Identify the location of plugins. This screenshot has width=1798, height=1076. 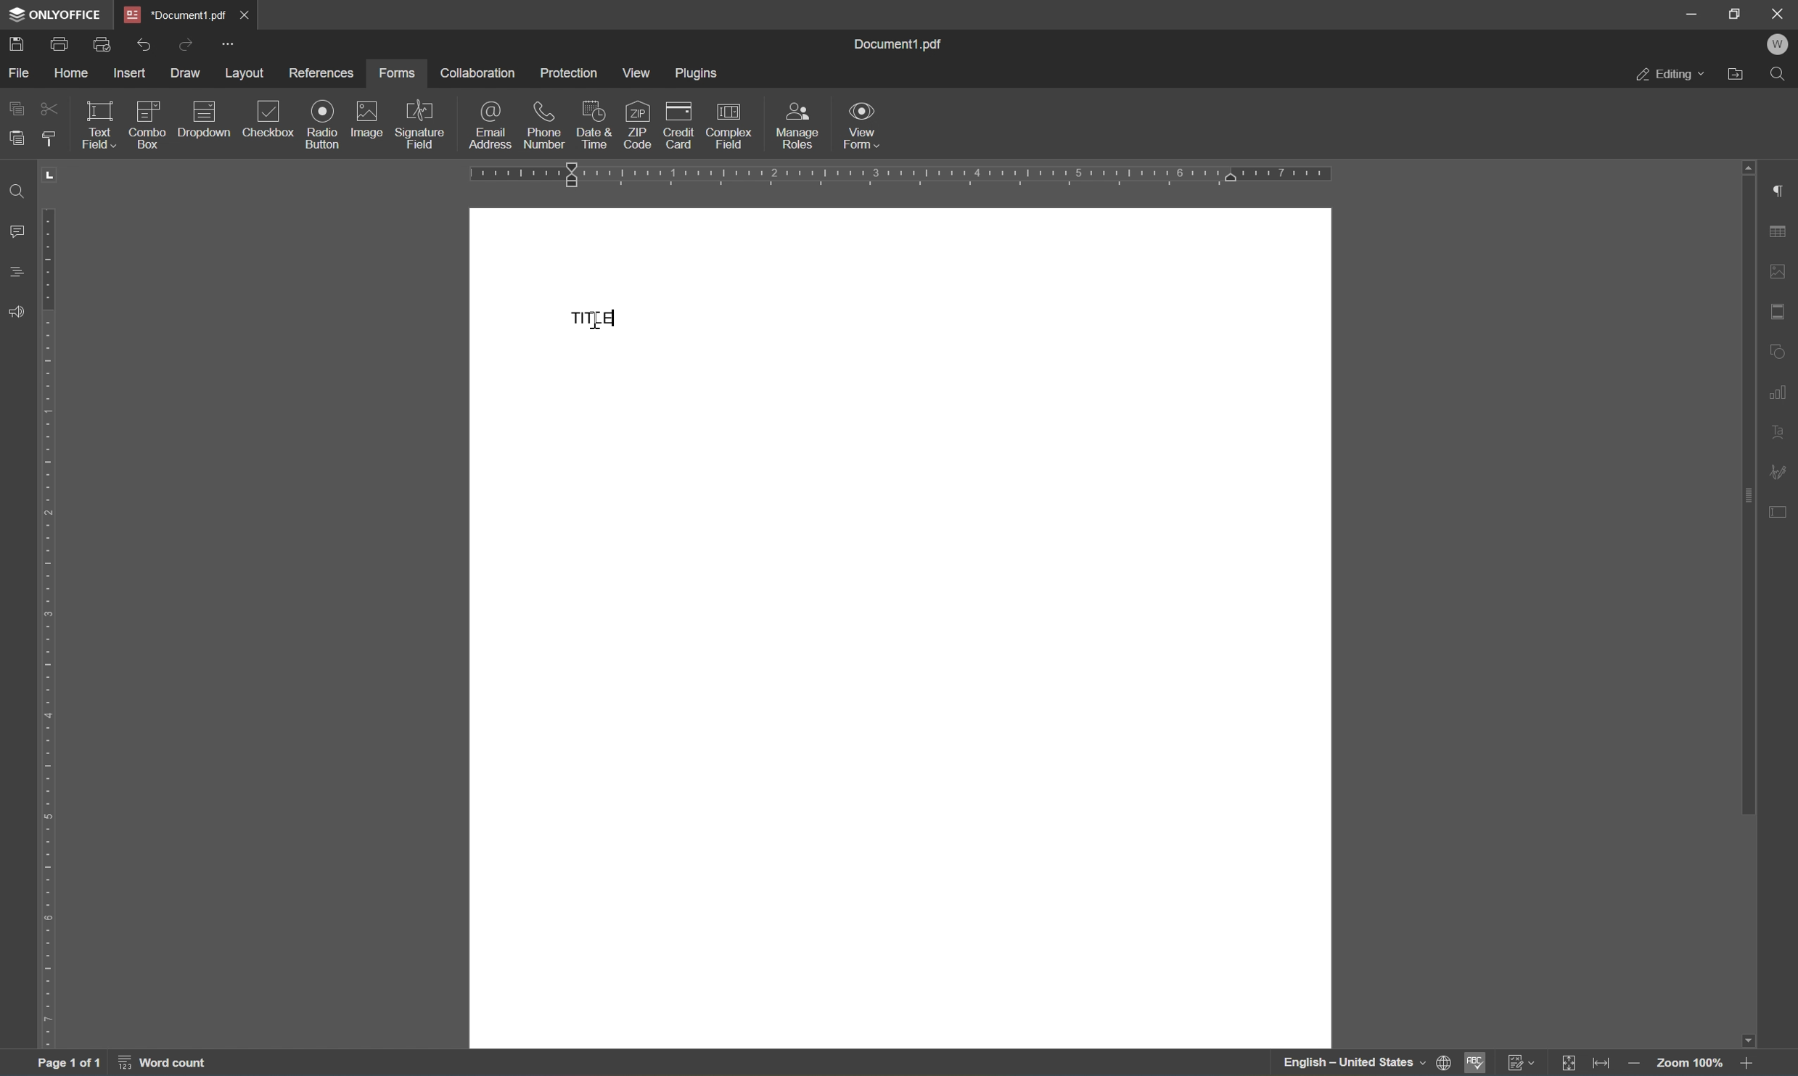
(697, 73).